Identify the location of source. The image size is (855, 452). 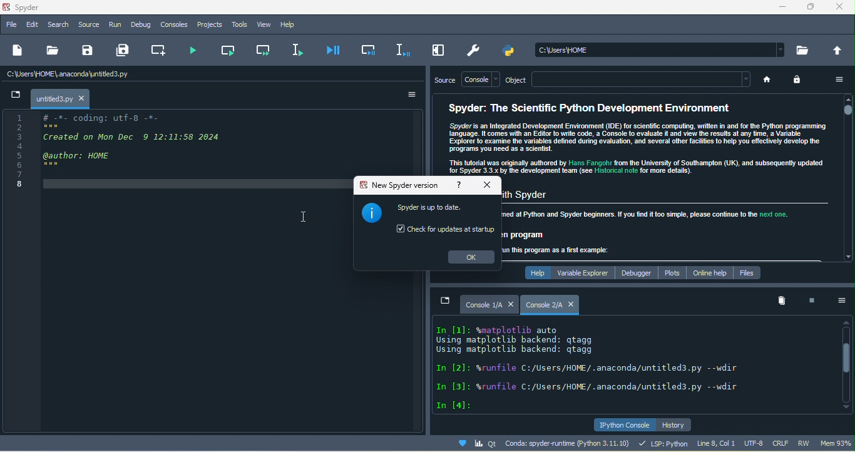
(89, 23).